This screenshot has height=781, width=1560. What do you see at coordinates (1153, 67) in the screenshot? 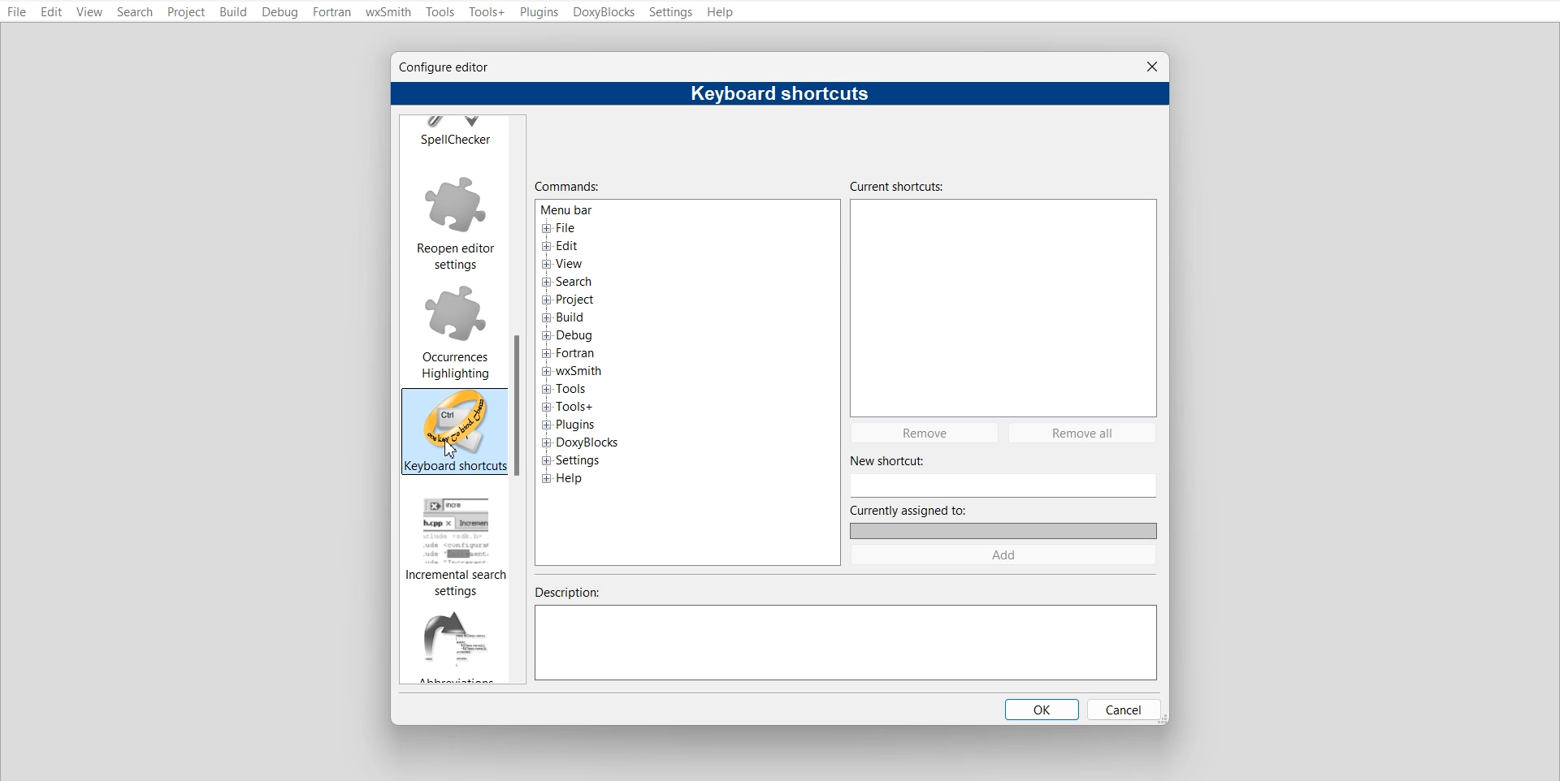
I see `close` at bounding box center [1153, 67].